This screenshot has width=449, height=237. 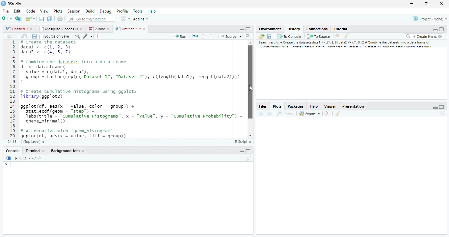 What do you see at coordinates (337, 36) in the screenshot?
I see `Delete` at bounding box center [337, 36].